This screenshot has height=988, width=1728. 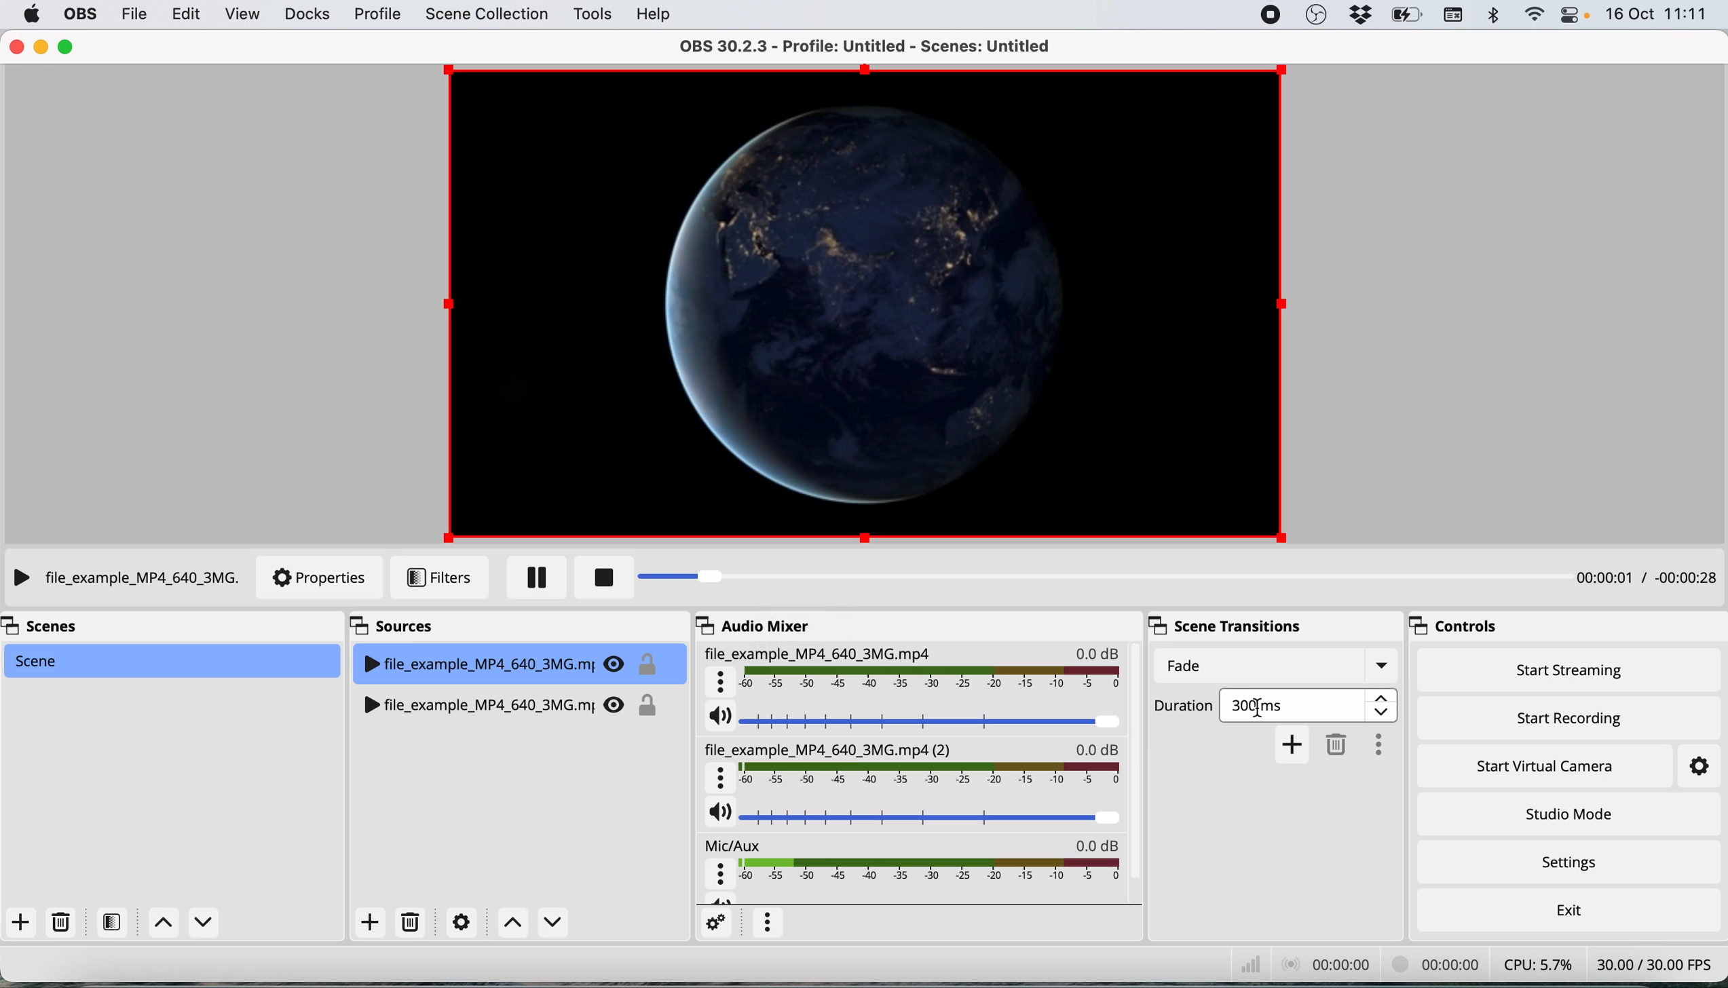 What do you see at coordinates (593, 15) in the screenshot?
I see `tools` at bounding box center [593, 15].